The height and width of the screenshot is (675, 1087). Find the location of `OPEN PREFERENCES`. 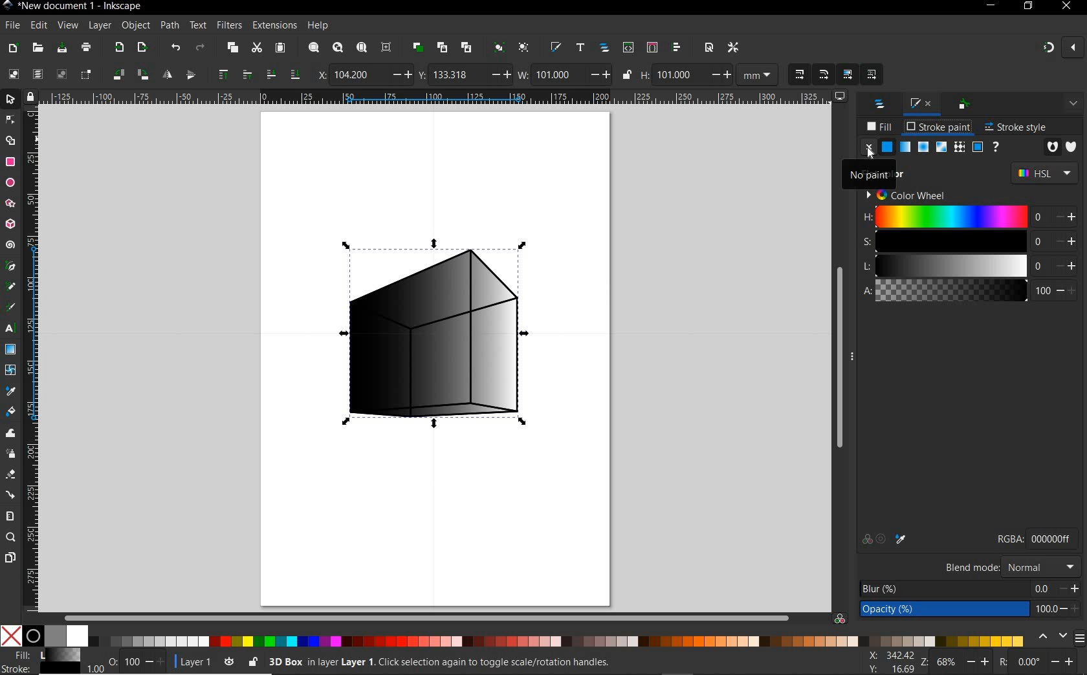

OPEN PREFERENCES is located at coordinates (734, 46).